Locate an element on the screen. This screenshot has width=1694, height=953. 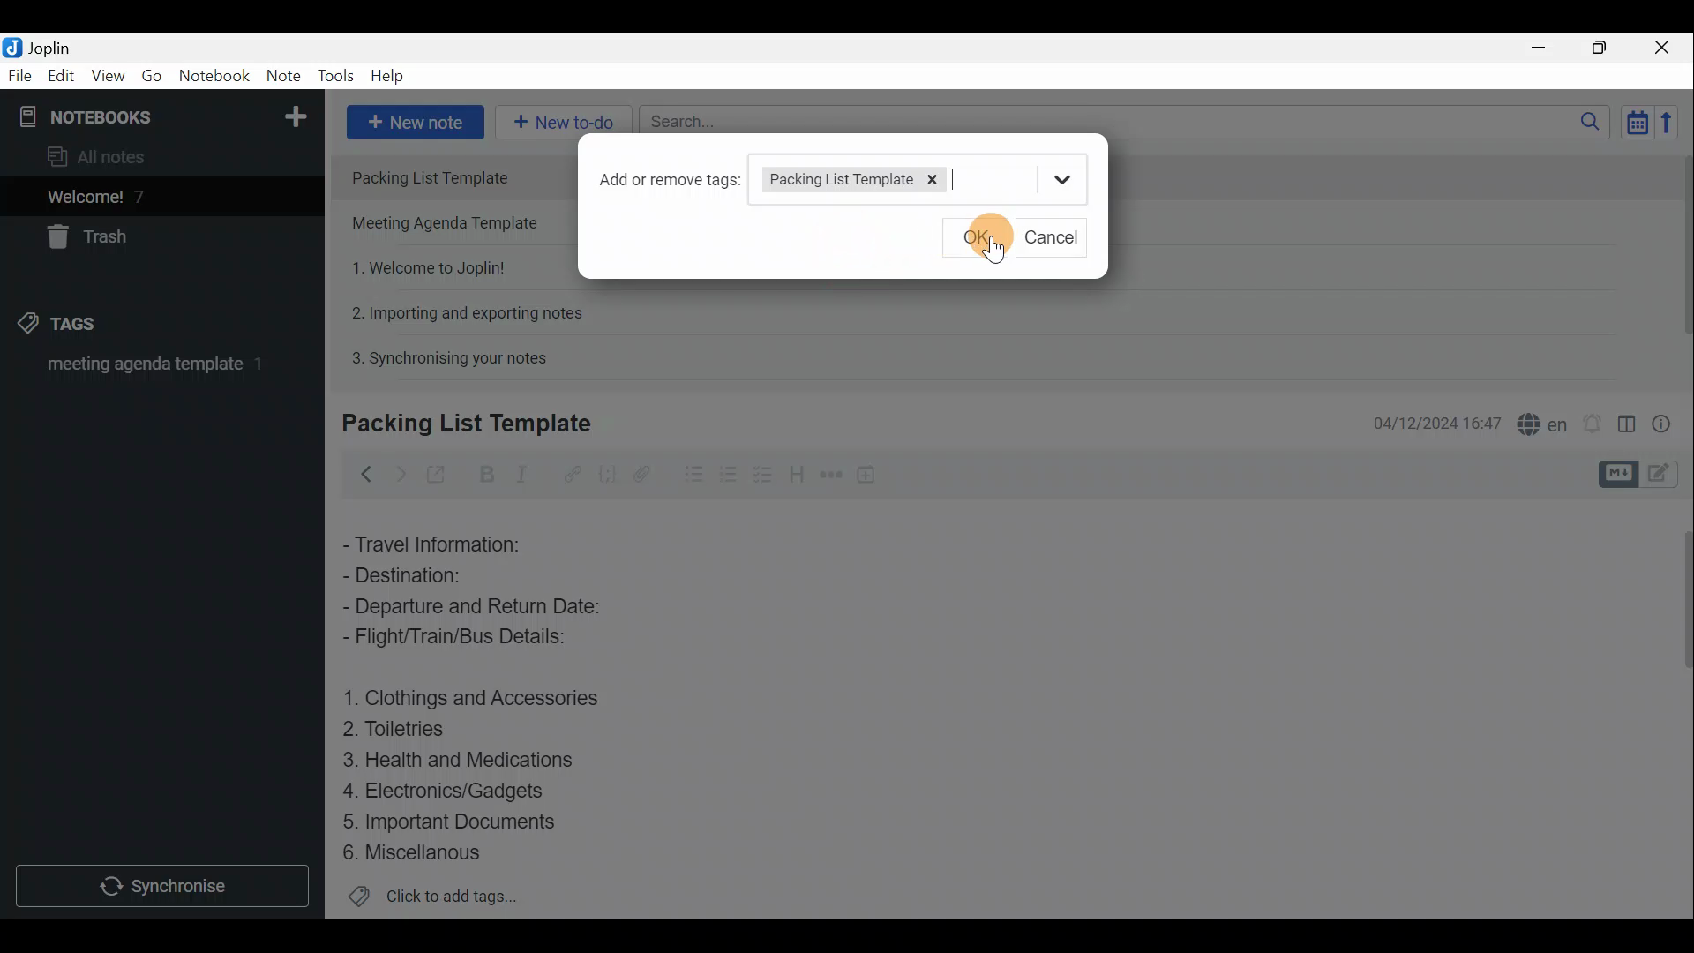
Note 5 is located at coordinates (442, 356).